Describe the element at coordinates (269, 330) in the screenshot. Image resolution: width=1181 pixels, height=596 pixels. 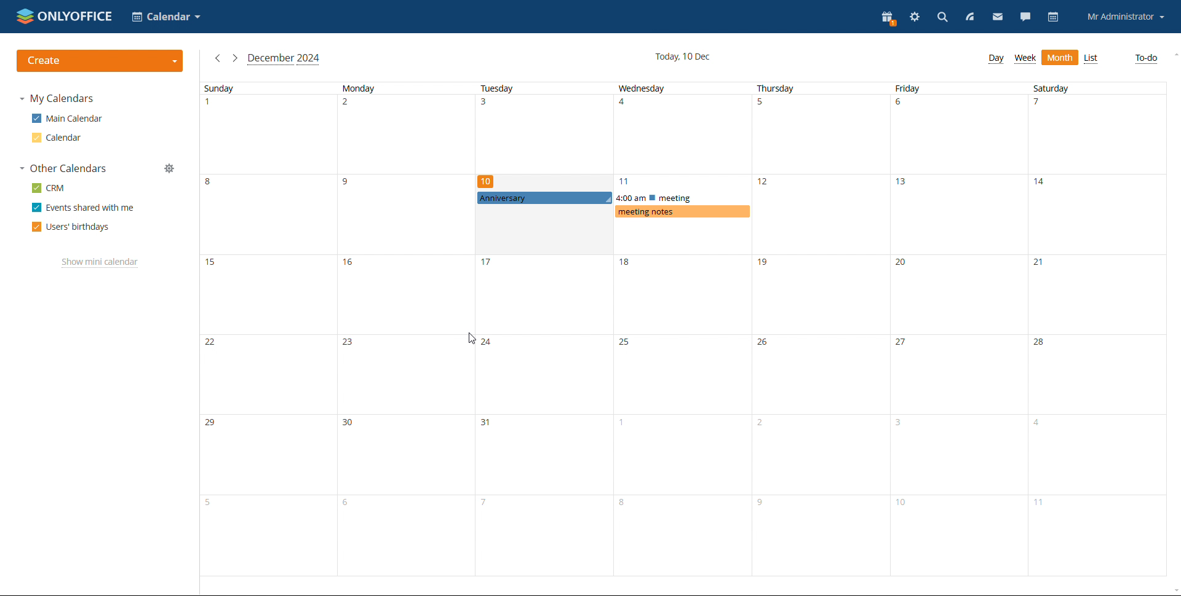
I see `sunday` at that location.